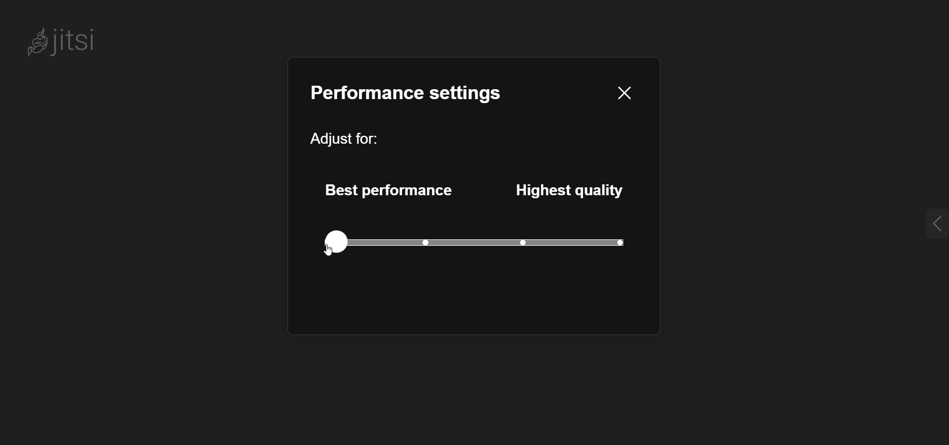 This screenshot has width=949, height=445. What do you see at coordinates (918, 224) in the screenshot?
I see `expand` at bounding box center [918, 224].